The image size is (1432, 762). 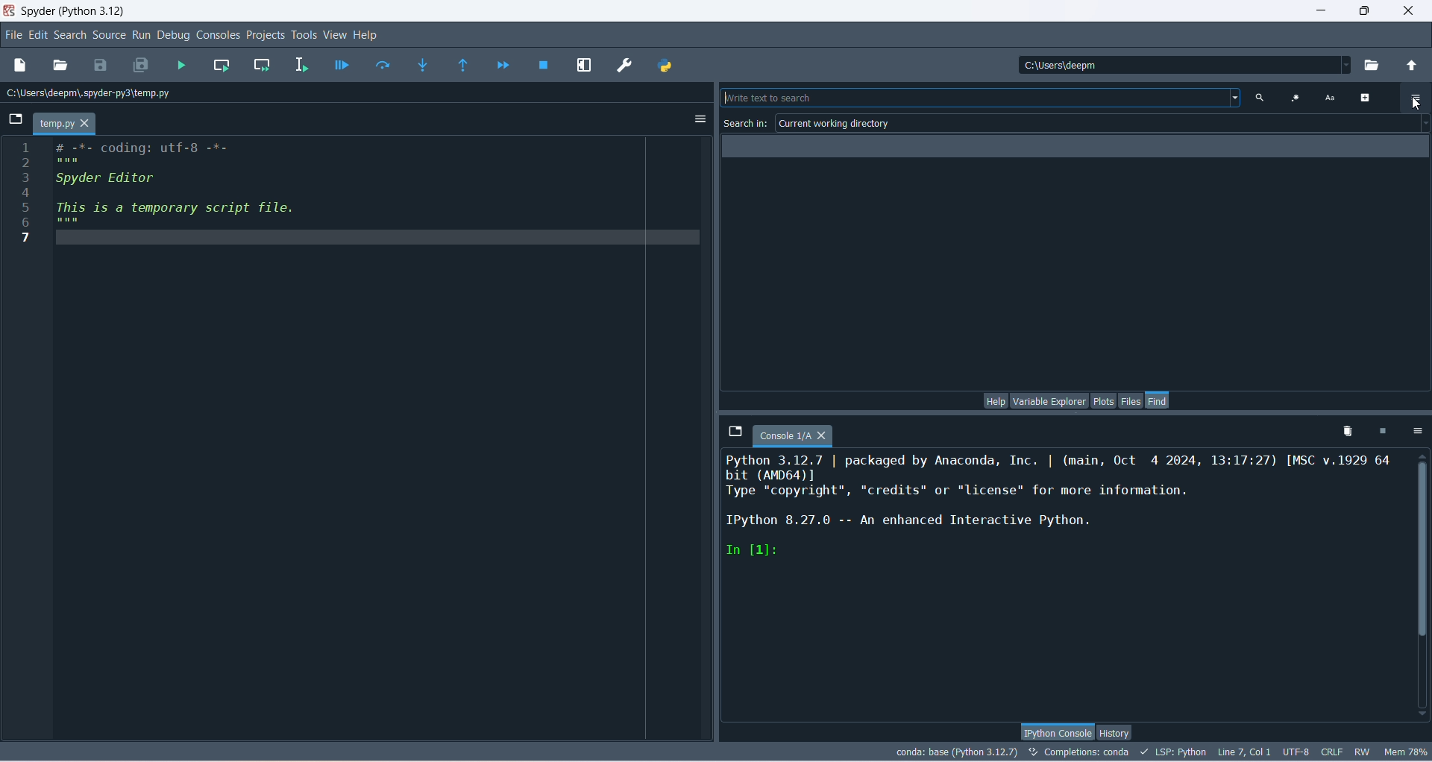 I want to click on close, so click(x=1411, y=9).